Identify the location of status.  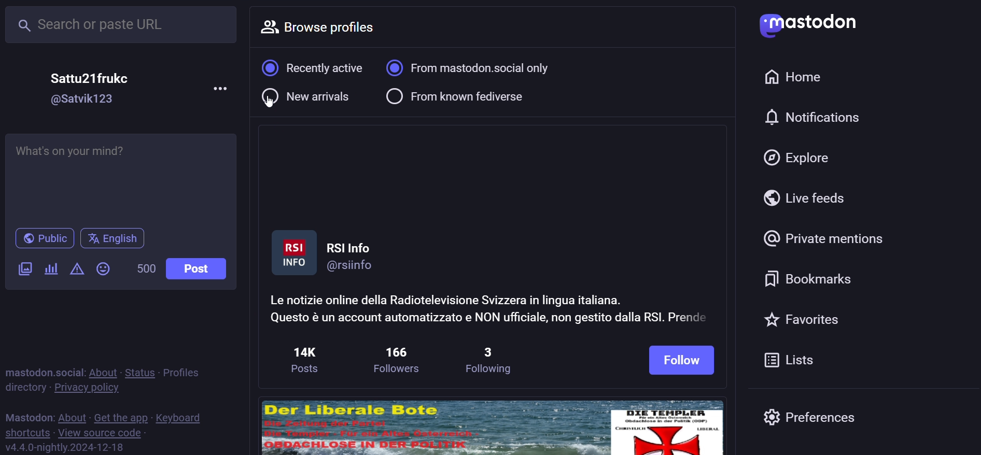
(139, 373).